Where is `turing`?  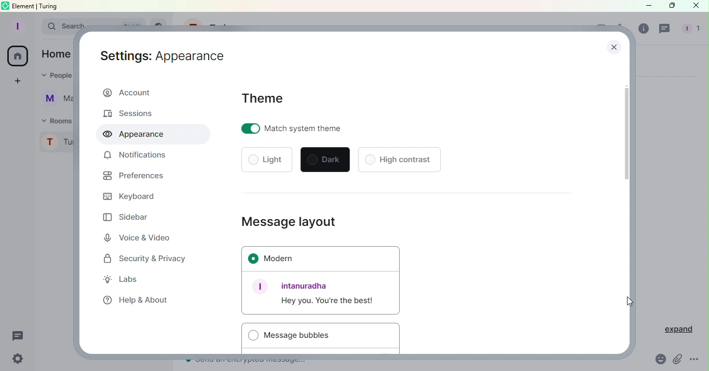
turing is located at coordinates (50, 6).